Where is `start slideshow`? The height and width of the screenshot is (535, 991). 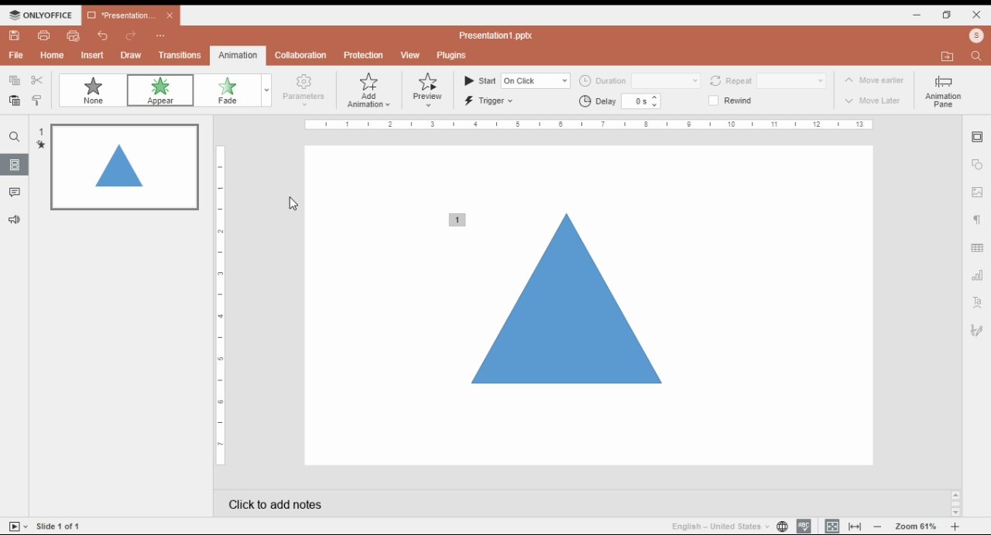
start slideshow is located at coordinates (19, 526).